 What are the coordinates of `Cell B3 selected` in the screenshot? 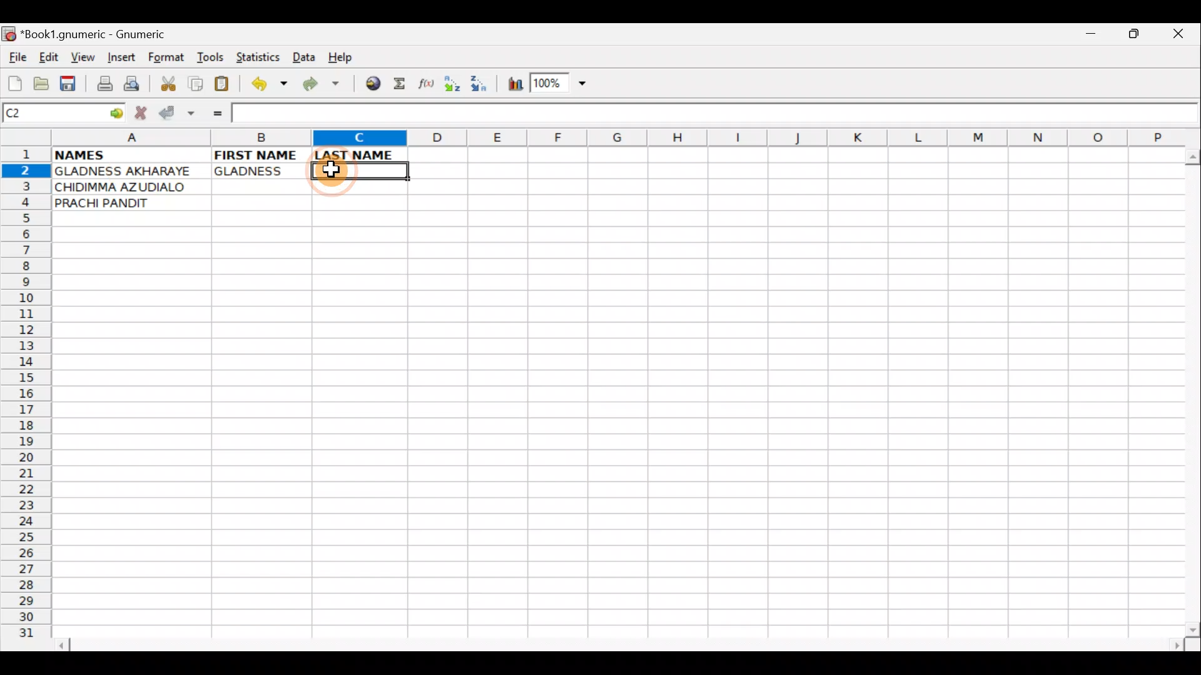 It's located at (260, 187).